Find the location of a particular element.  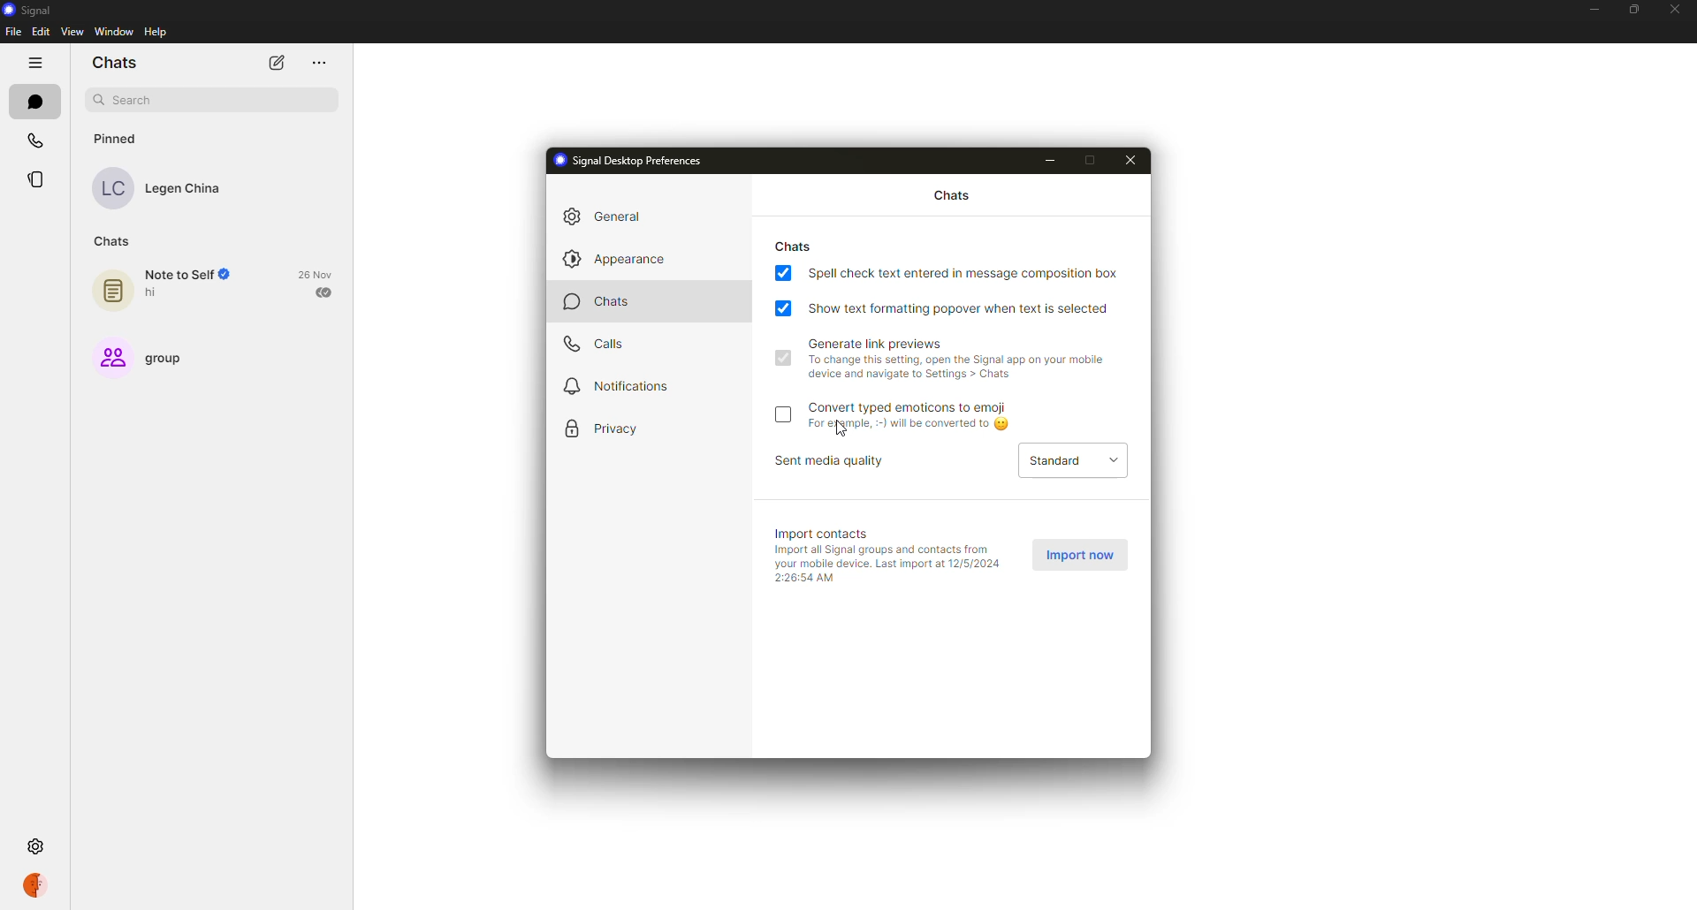

signal desktop preferences is located at coordinates (639, 160).